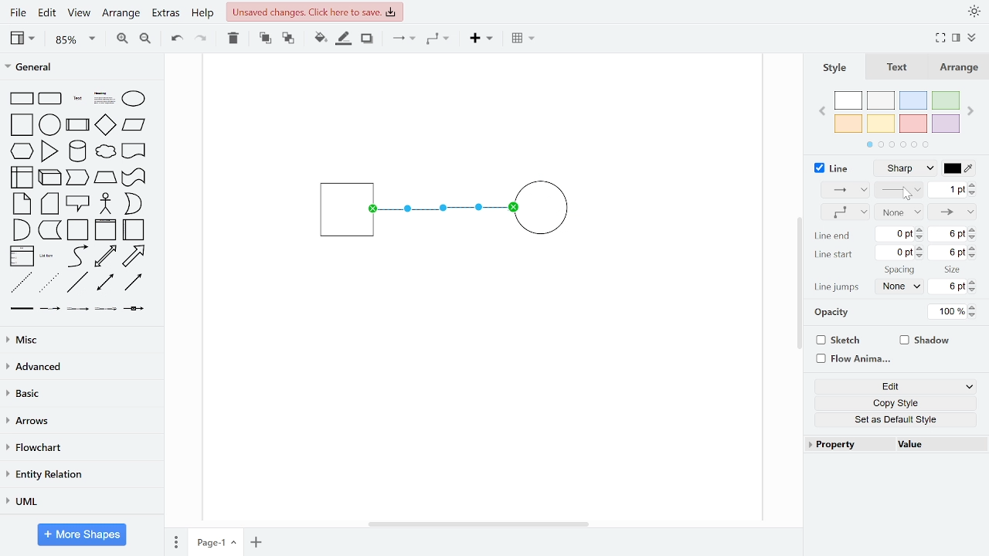  I want to click on rounded rectangle, so click(51, 100).